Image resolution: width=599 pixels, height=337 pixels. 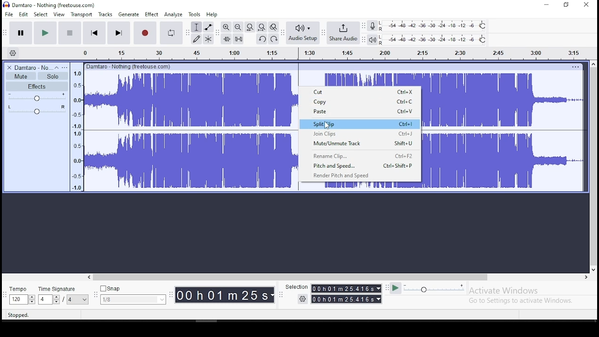 I want to click on close window, so click(x=587, y=5).